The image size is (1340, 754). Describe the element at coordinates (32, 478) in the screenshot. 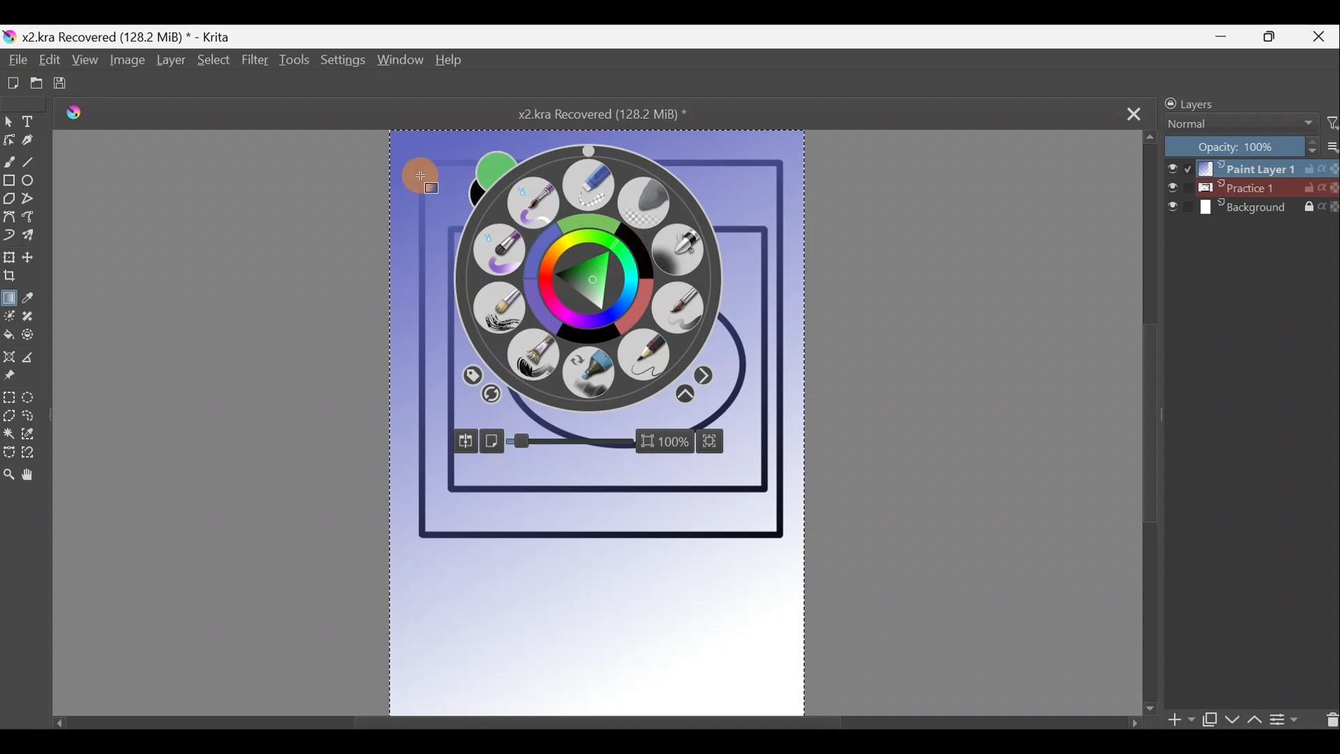

I see `Pan tool` at that location.